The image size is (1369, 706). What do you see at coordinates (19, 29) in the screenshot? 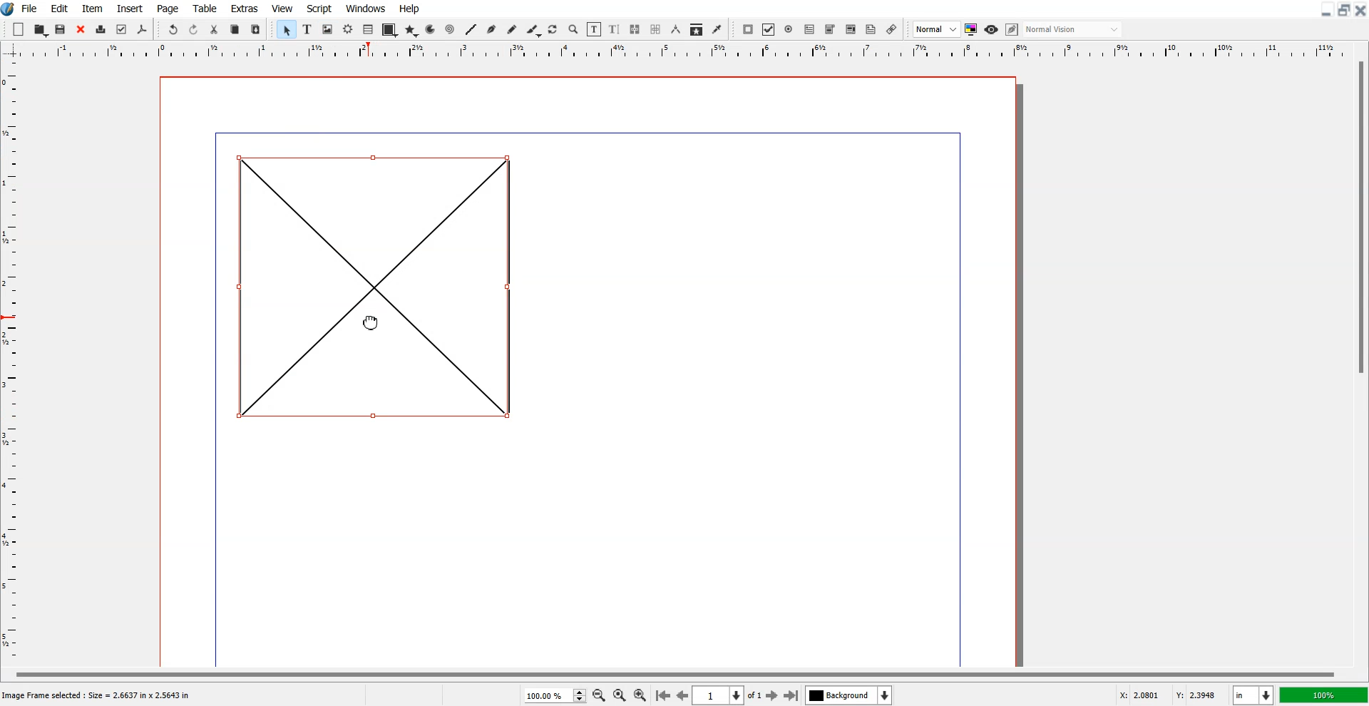
I see `Add` at bounding box center [19, 29].